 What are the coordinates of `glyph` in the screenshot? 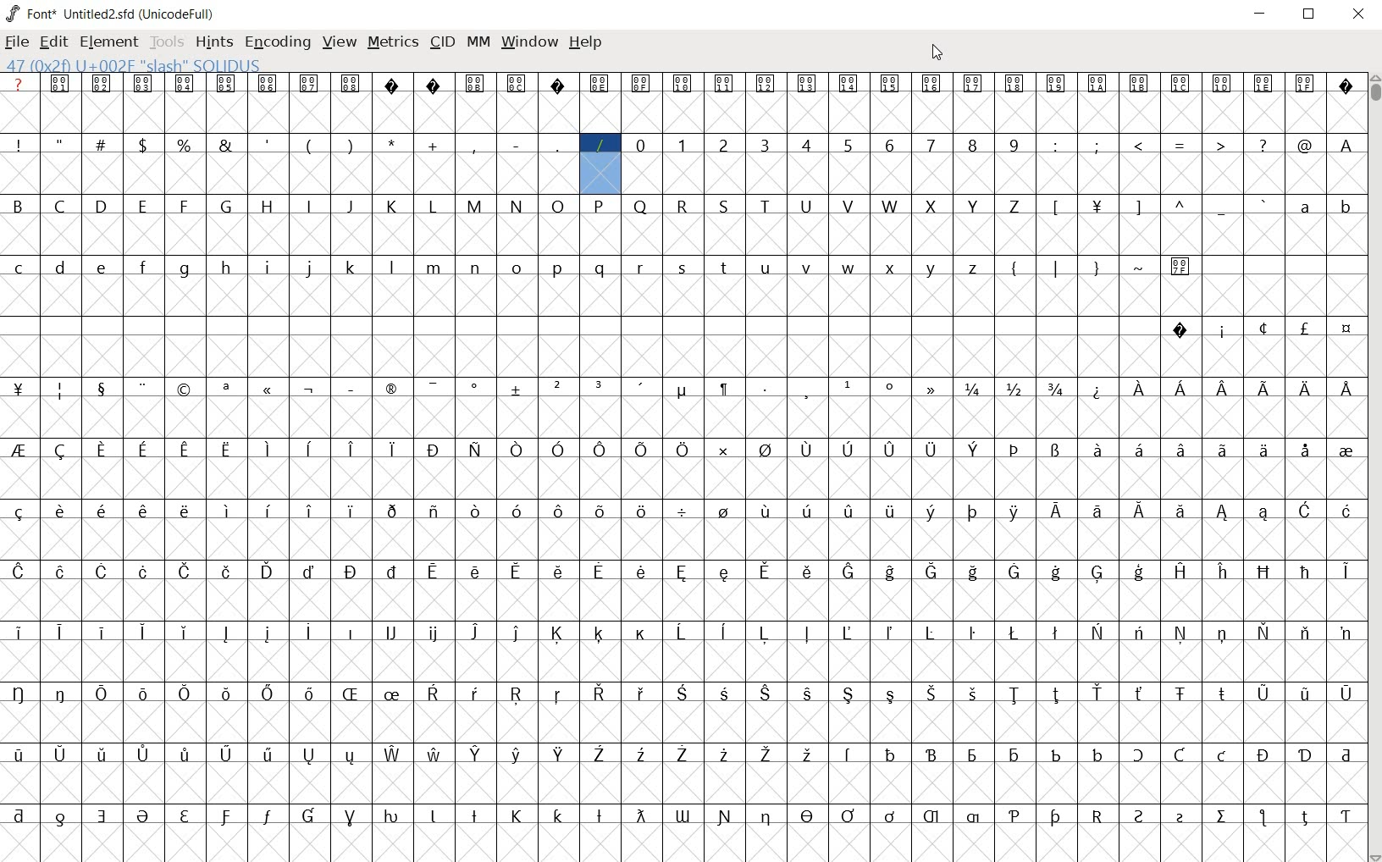 It's located at (1224, 390).